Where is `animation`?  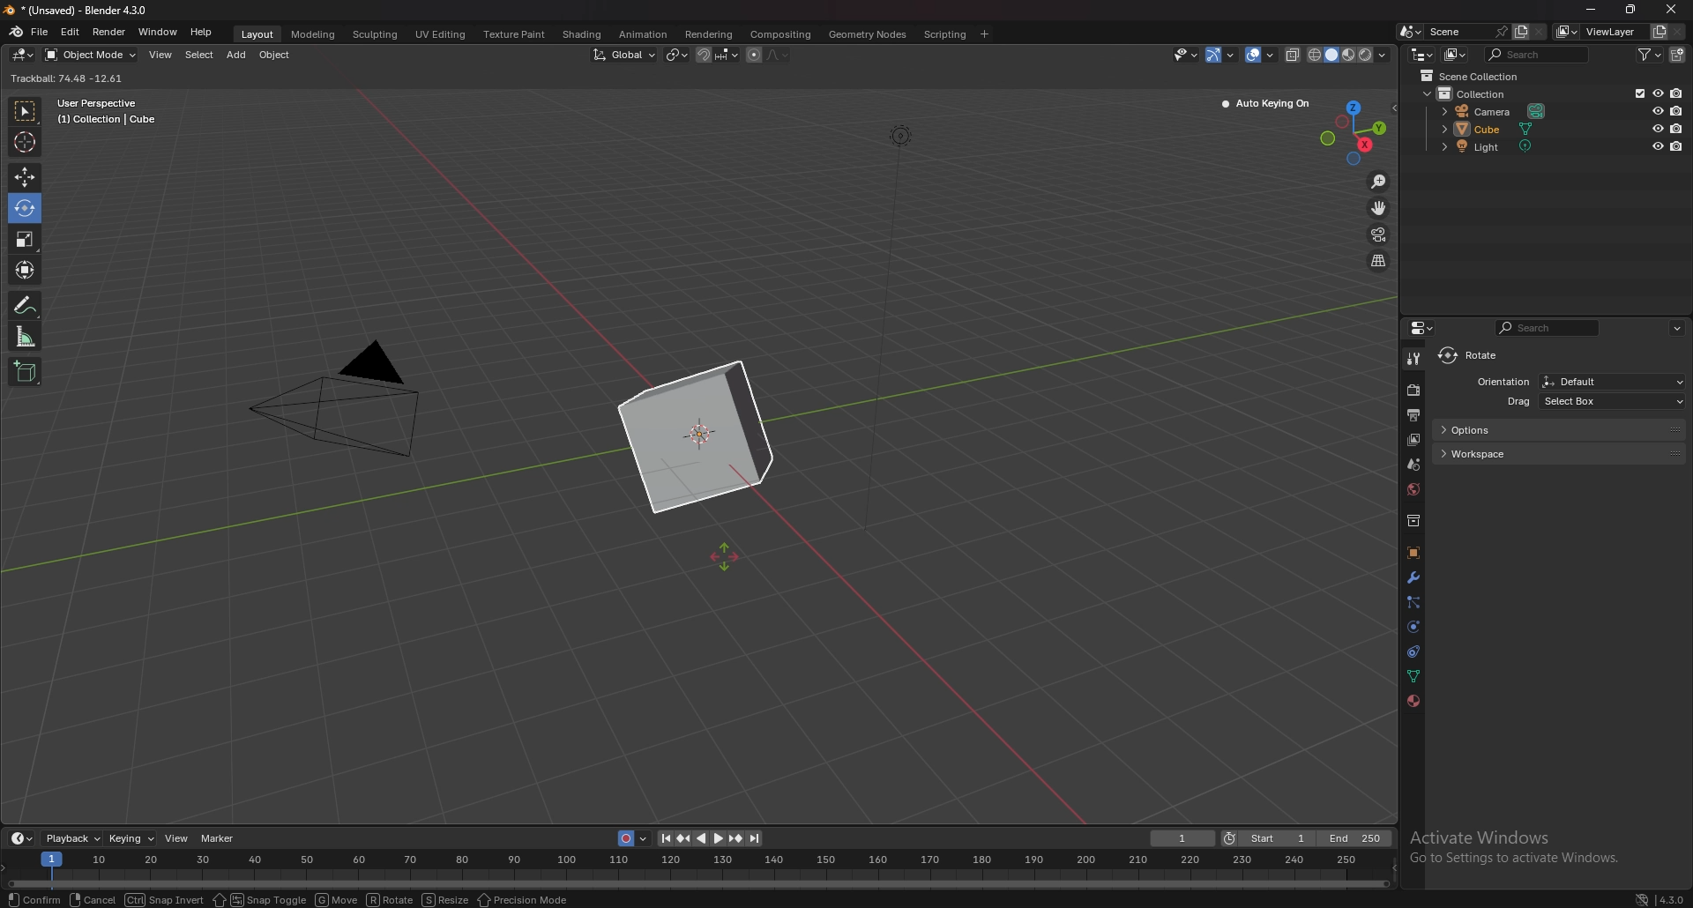 animation is located at coordinates (644, 34).